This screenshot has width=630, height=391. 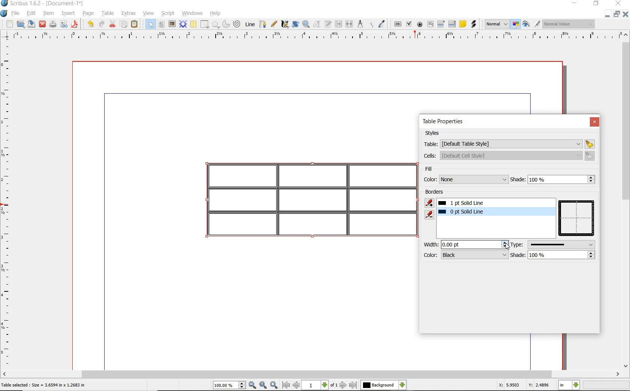 What do you see at coordinates (465, 179) in the screenshot?
I see `color` at bounding box center [465, 179].